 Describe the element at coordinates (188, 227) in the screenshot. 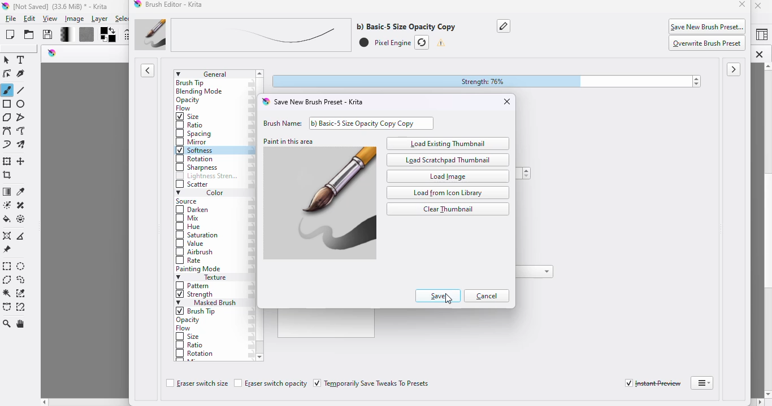

I see `hue` at that location.